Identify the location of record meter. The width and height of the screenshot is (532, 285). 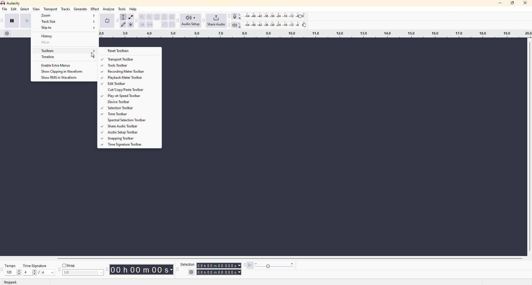
(236, 16).